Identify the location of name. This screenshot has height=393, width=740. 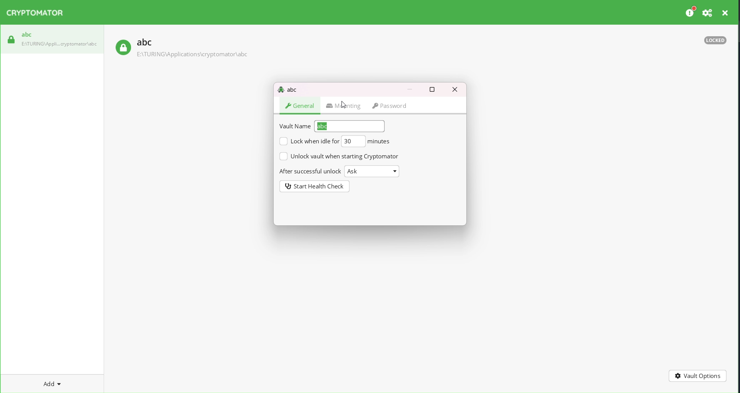
(351, 126).